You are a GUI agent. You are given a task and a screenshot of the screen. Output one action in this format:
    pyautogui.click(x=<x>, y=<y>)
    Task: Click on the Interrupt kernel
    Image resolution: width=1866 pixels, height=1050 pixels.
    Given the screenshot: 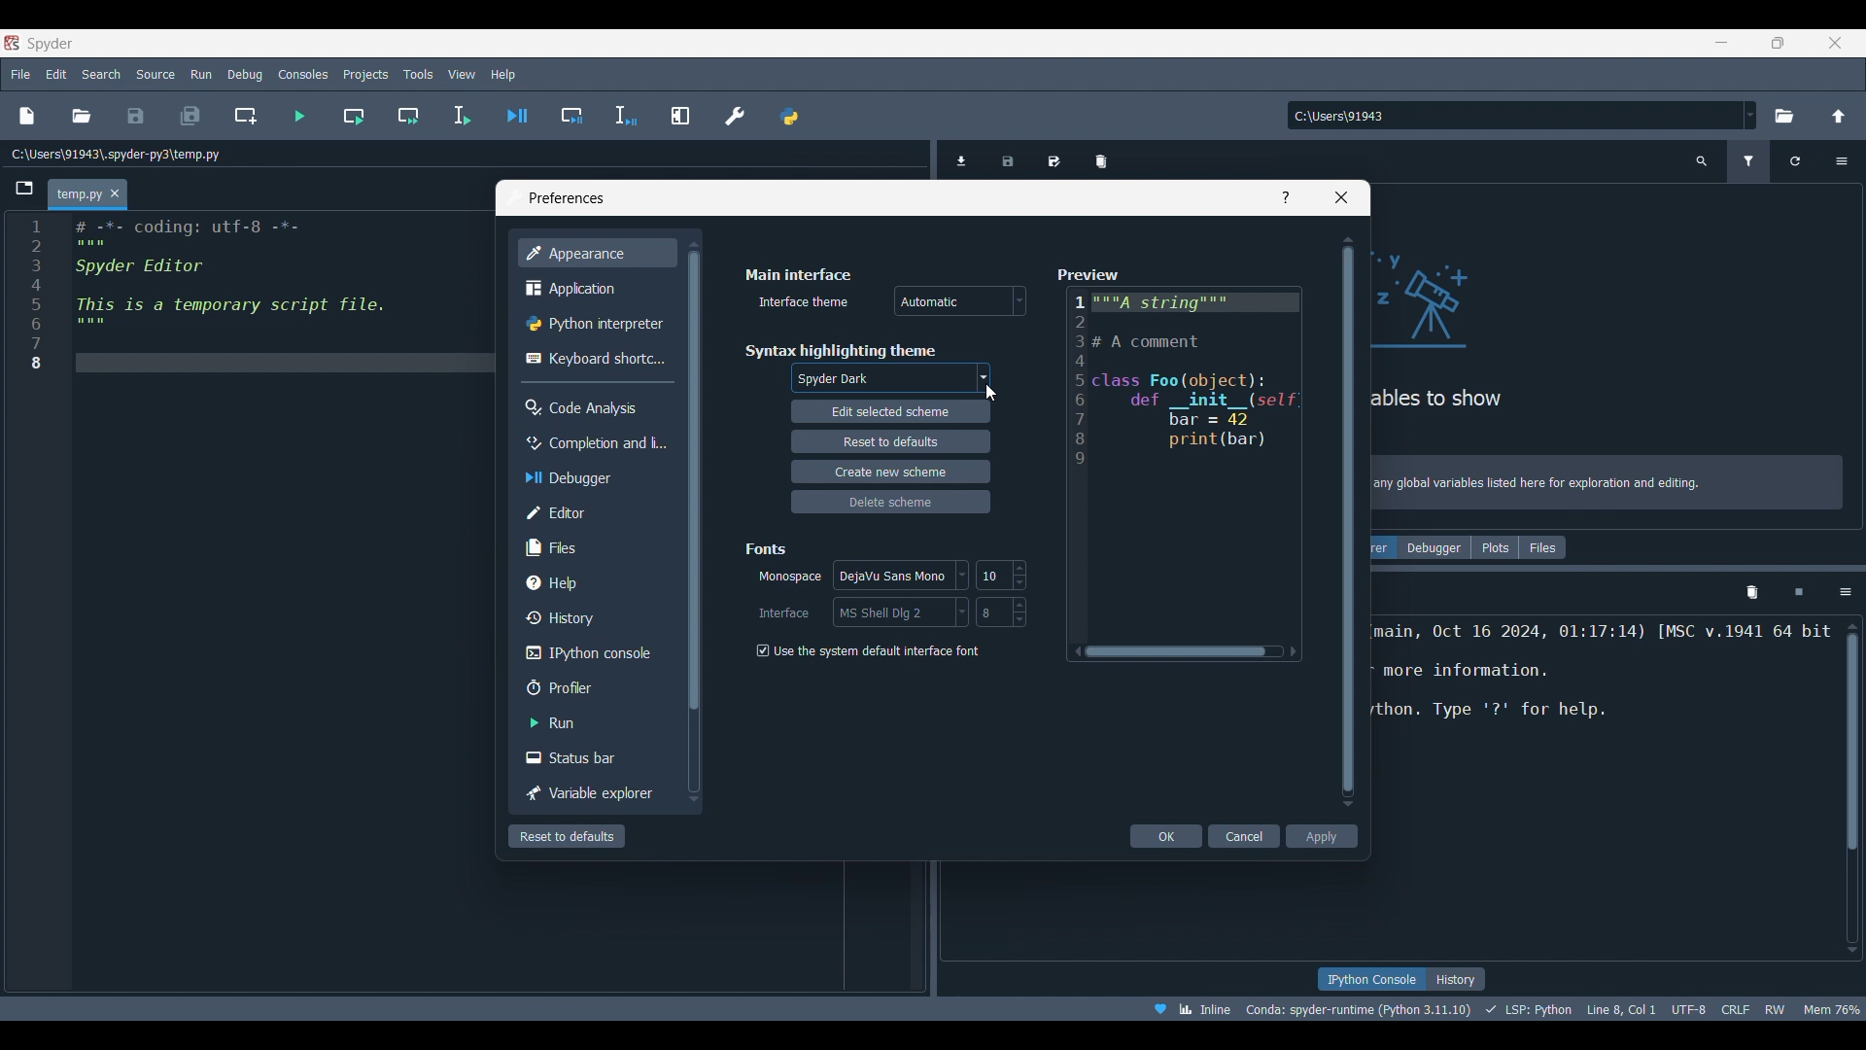 What is the action you would take?
    pyautogui.click(x=1799, y=593)
    